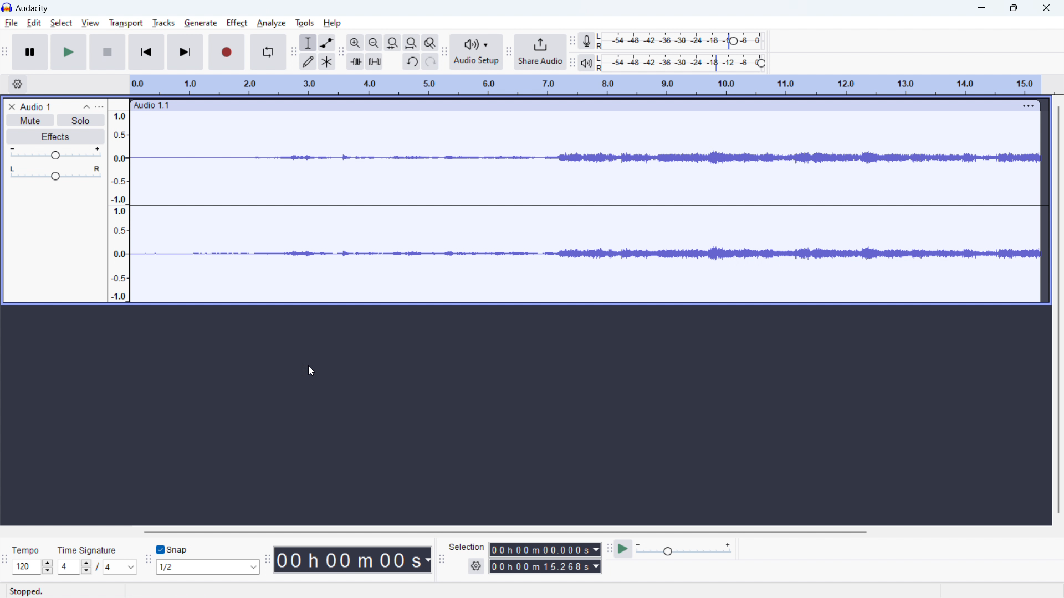 The width and height of the screenshot is (1064, 598). Describe the element at coordinates (165, 23) in the screenshot. I see `tracks` at that location.